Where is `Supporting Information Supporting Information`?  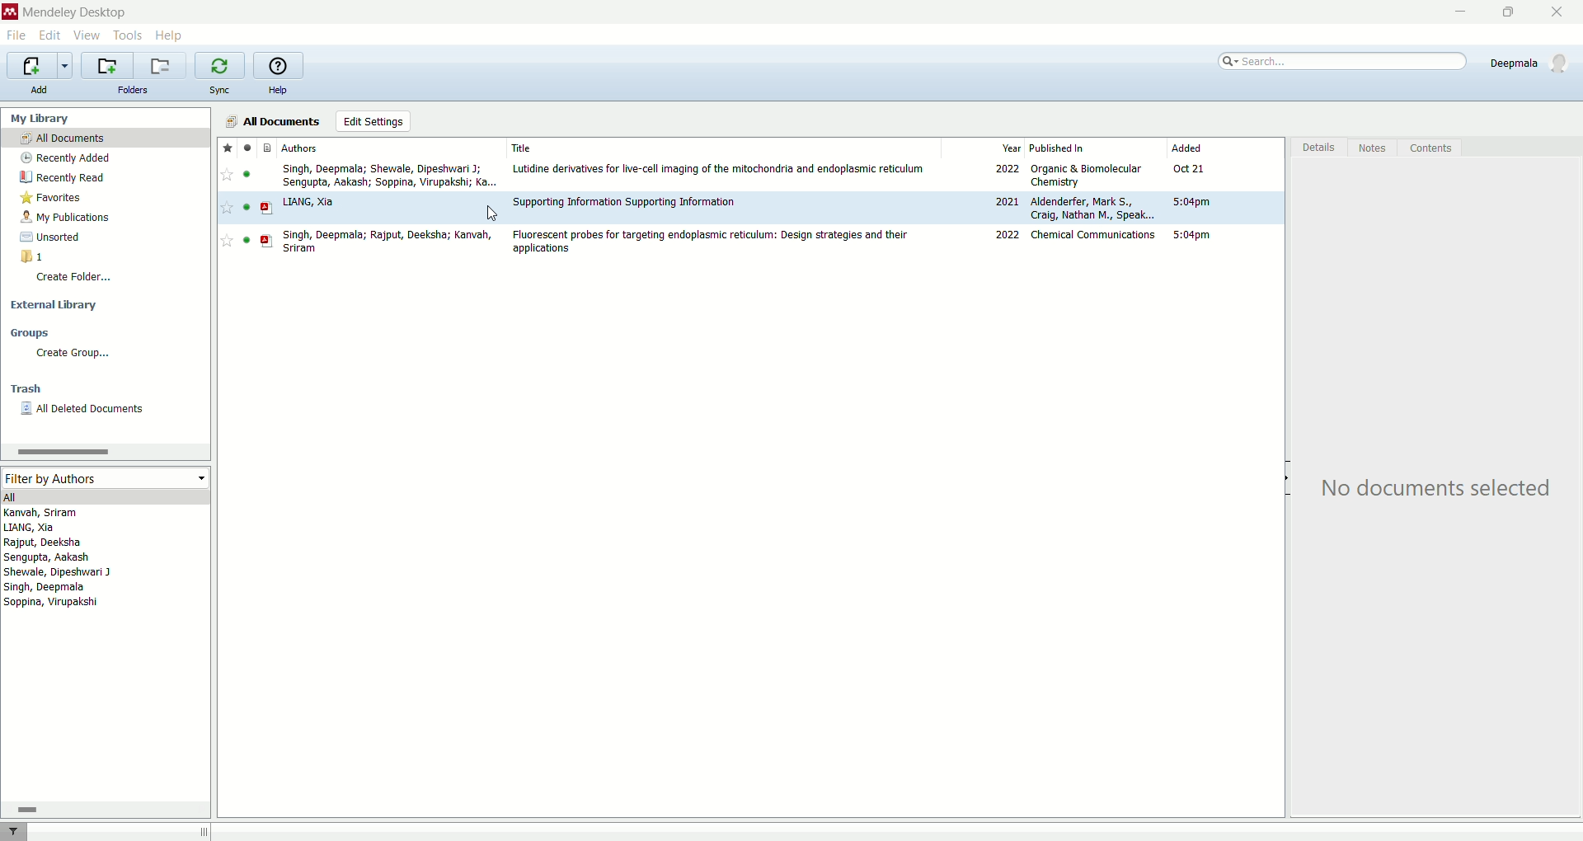
Supporting Information Supporting Information is located at coordinates (625, 201).